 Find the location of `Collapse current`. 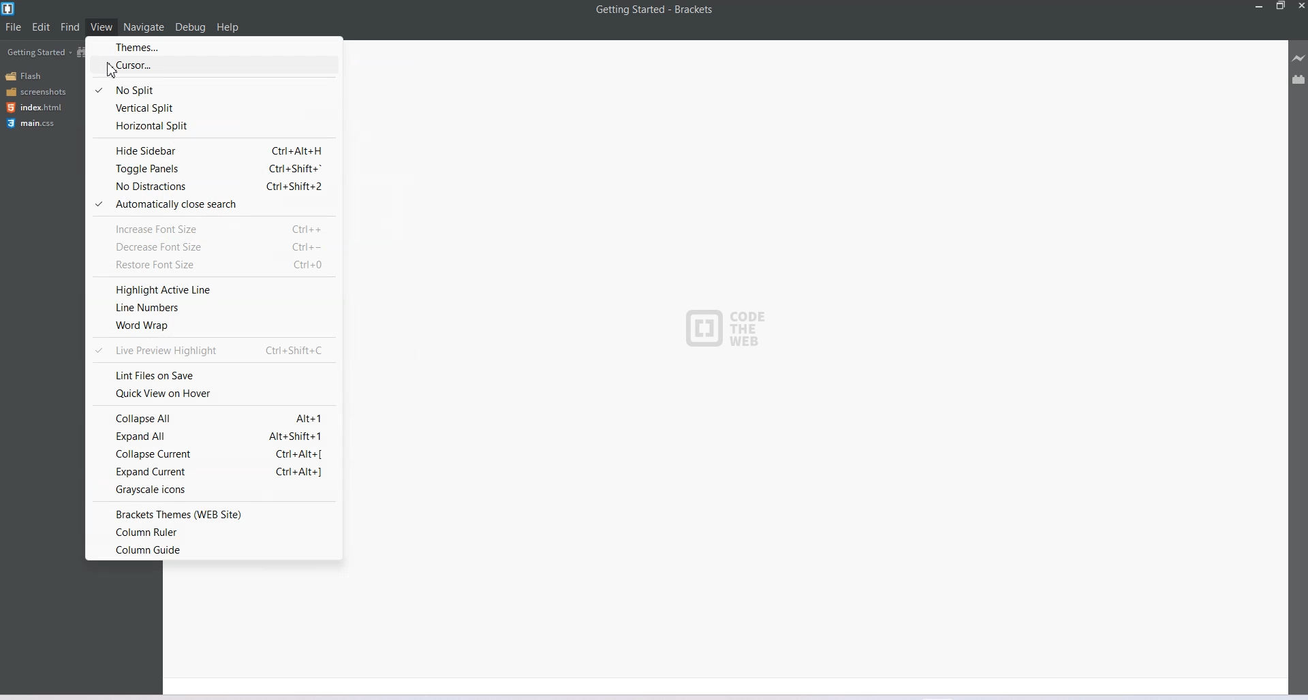

Collapse current is located at coordinates (213, 454).